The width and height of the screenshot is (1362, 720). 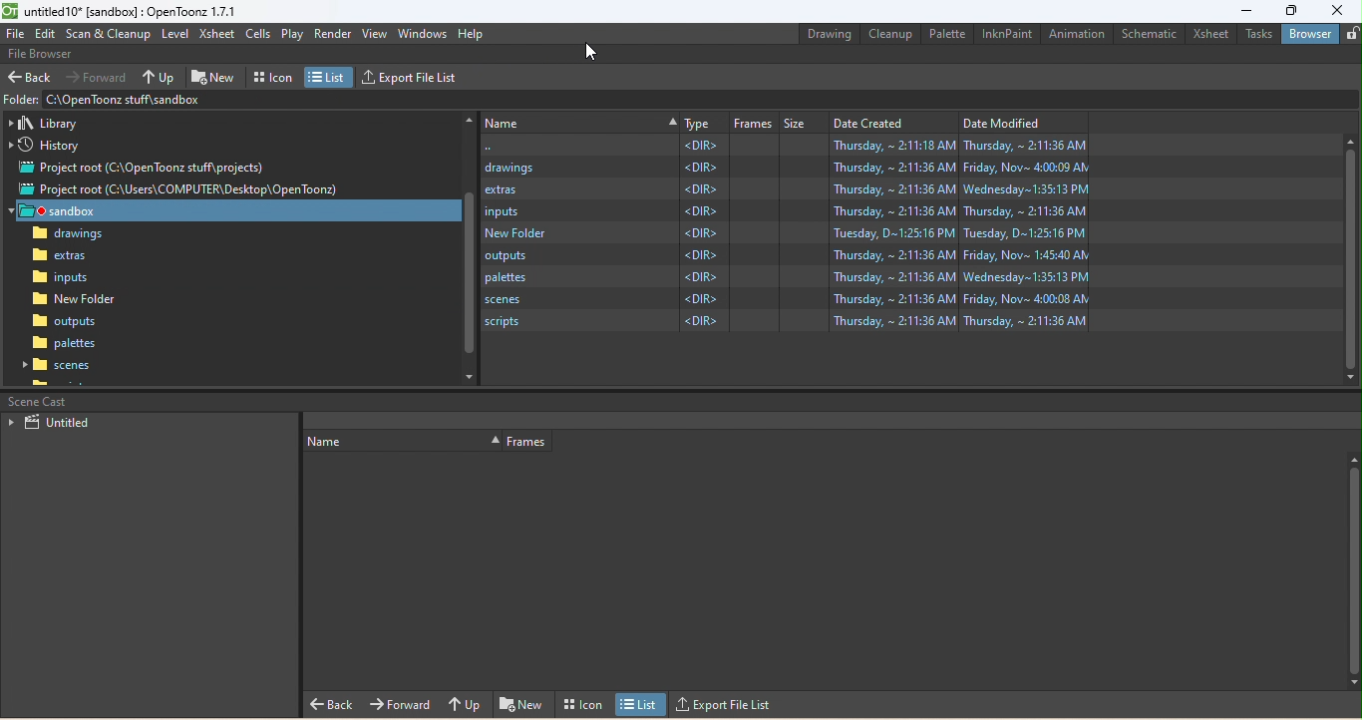 What do you see at coordinates (62, 300) in the screenshot?
I see `New folder` at bounding box center [62, 300].